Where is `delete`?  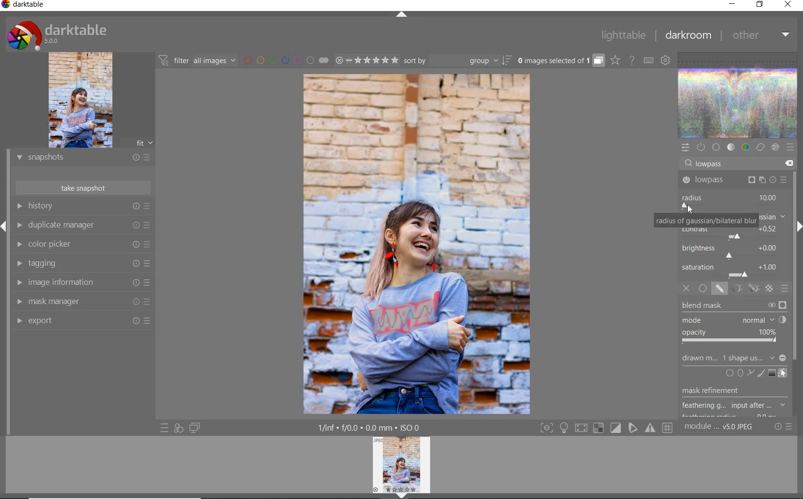 delete is located at coordinates (787, 163).